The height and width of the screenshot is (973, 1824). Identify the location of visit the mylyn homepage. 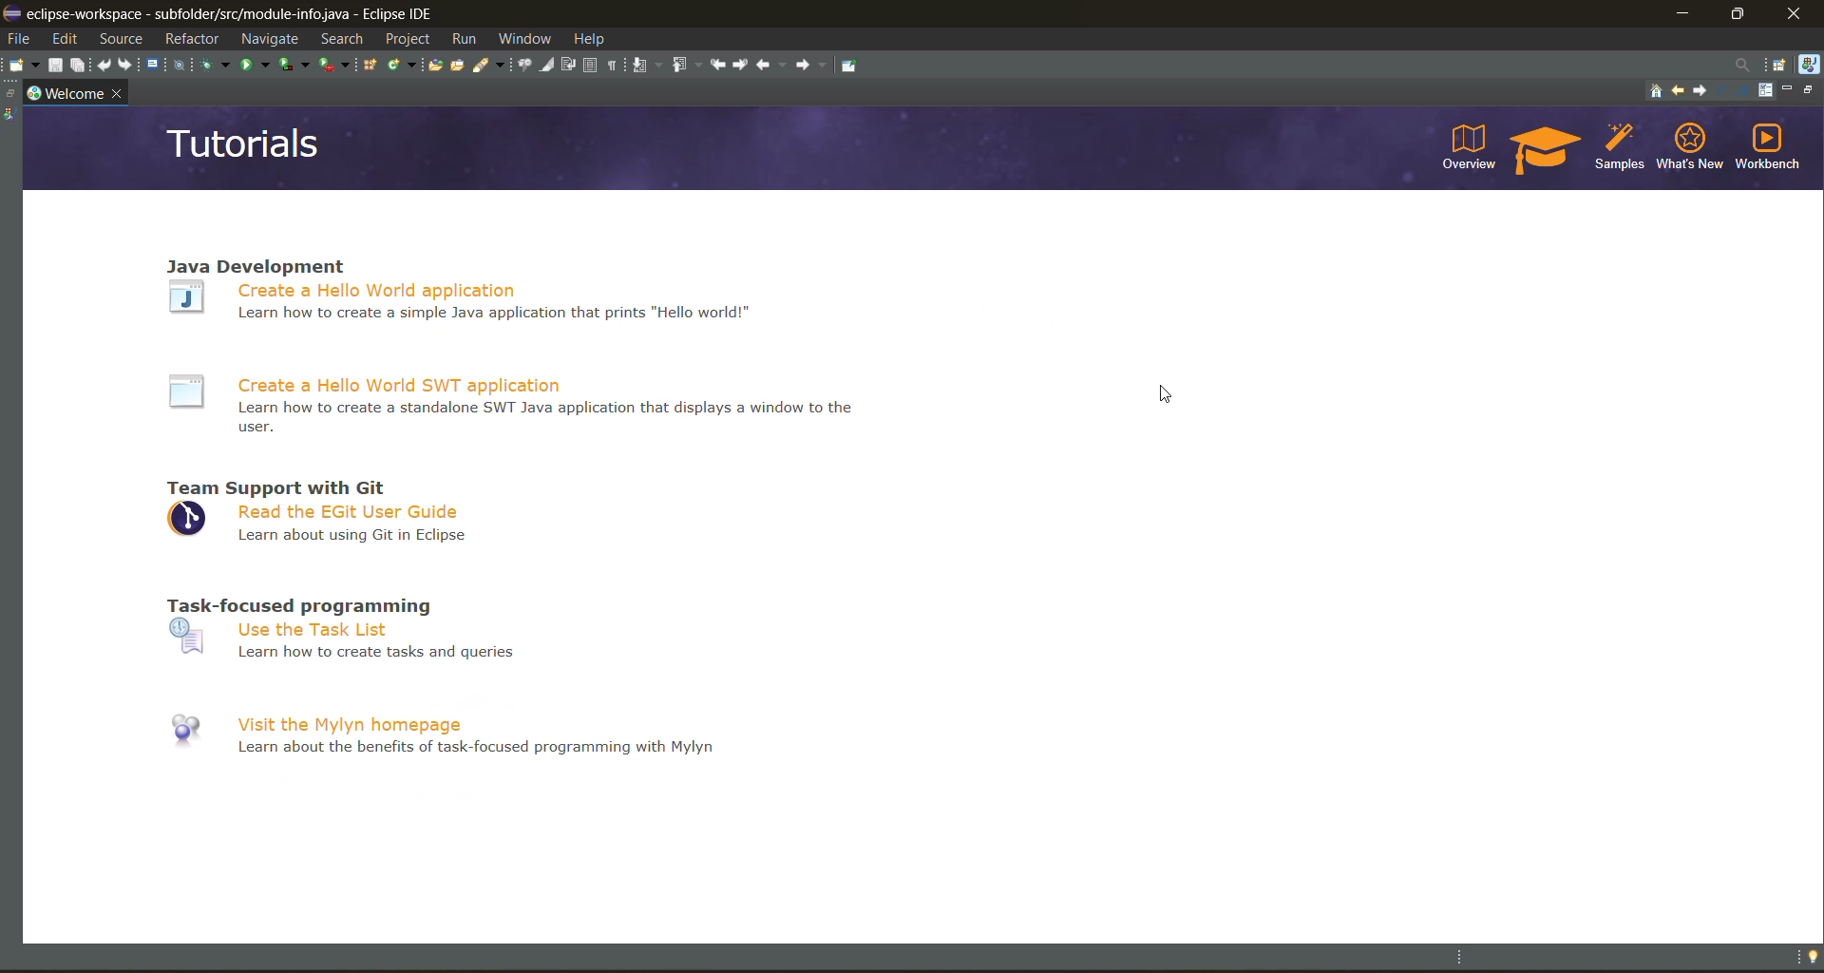
(439, 735).